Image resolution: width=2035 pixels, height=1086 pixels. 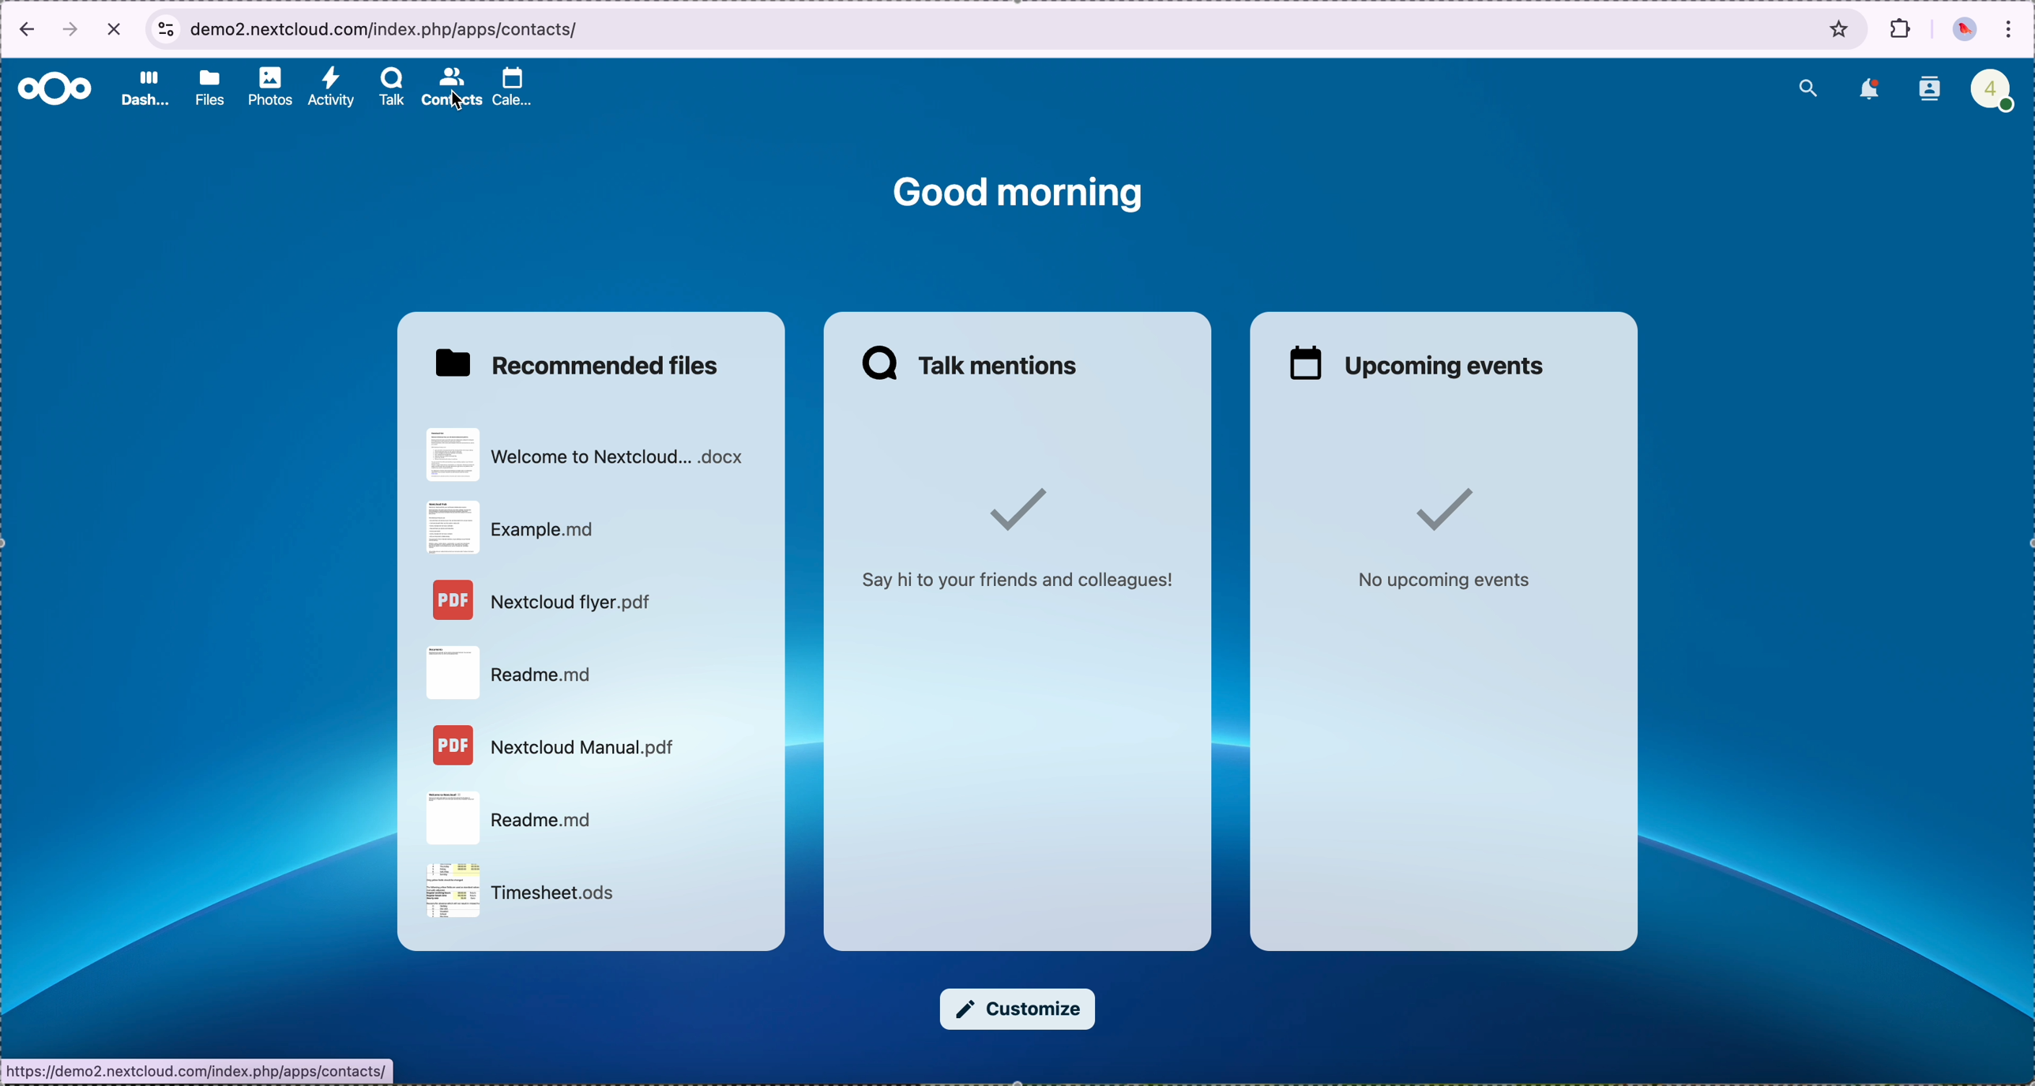 I want to click on upcoming events, so click(x=1420, y=364).